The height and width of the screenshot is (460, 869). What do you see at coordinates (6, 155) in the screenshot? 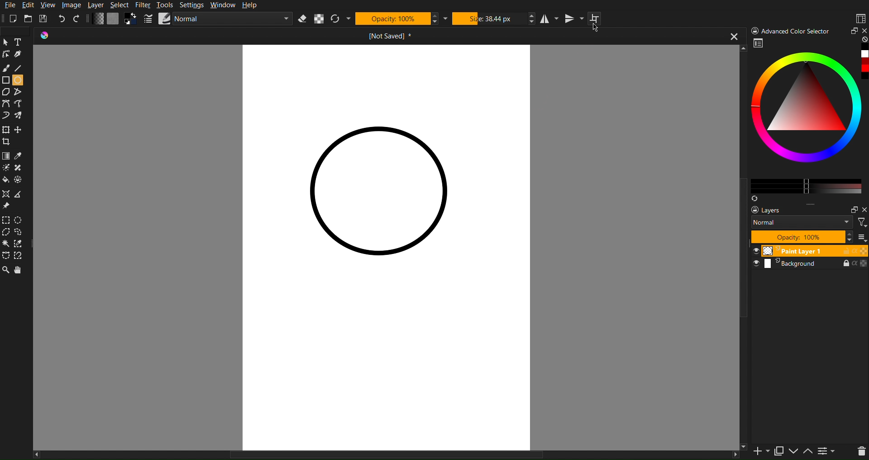
I see `Color Tools` at bounding box center [6, 155].